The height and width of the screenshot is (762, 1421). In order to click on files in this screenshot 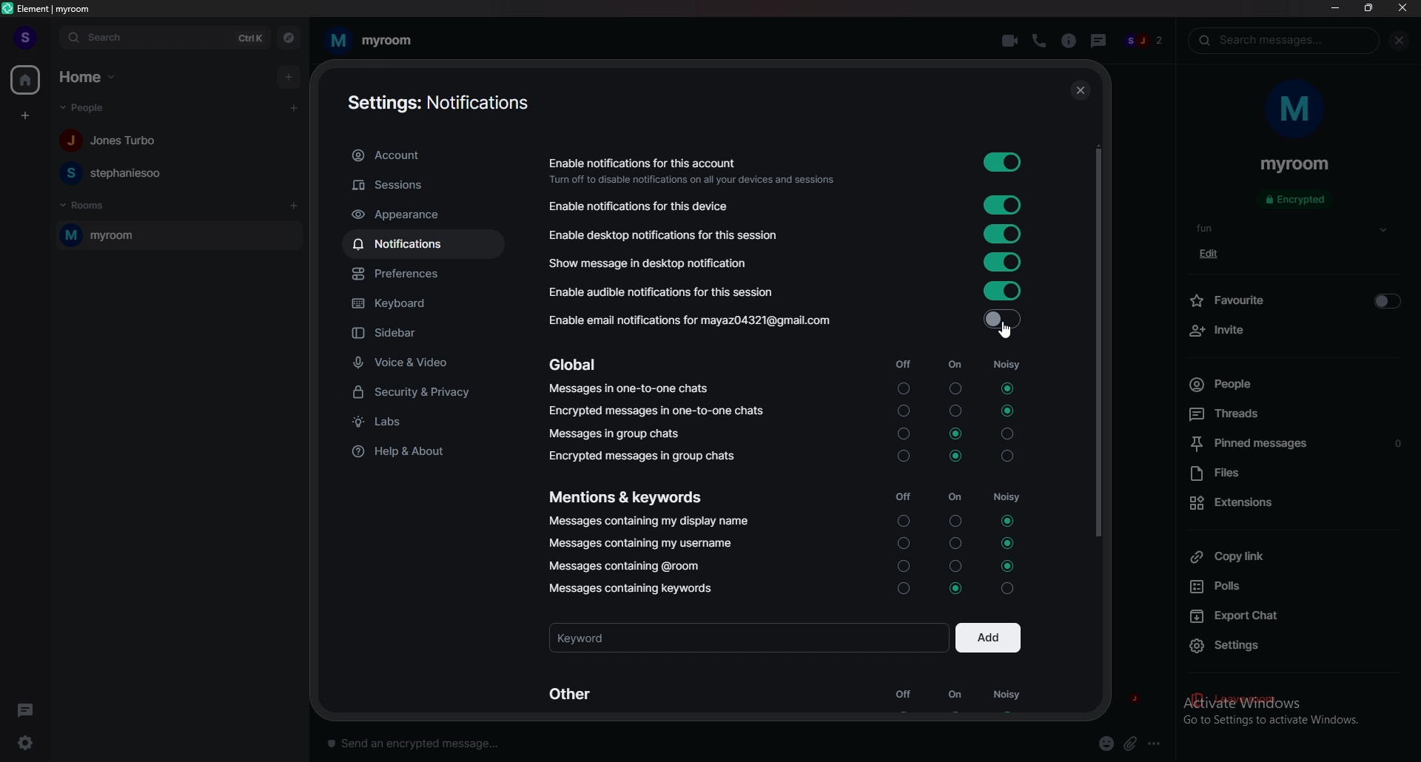, I will do `click(1294, 474)`.